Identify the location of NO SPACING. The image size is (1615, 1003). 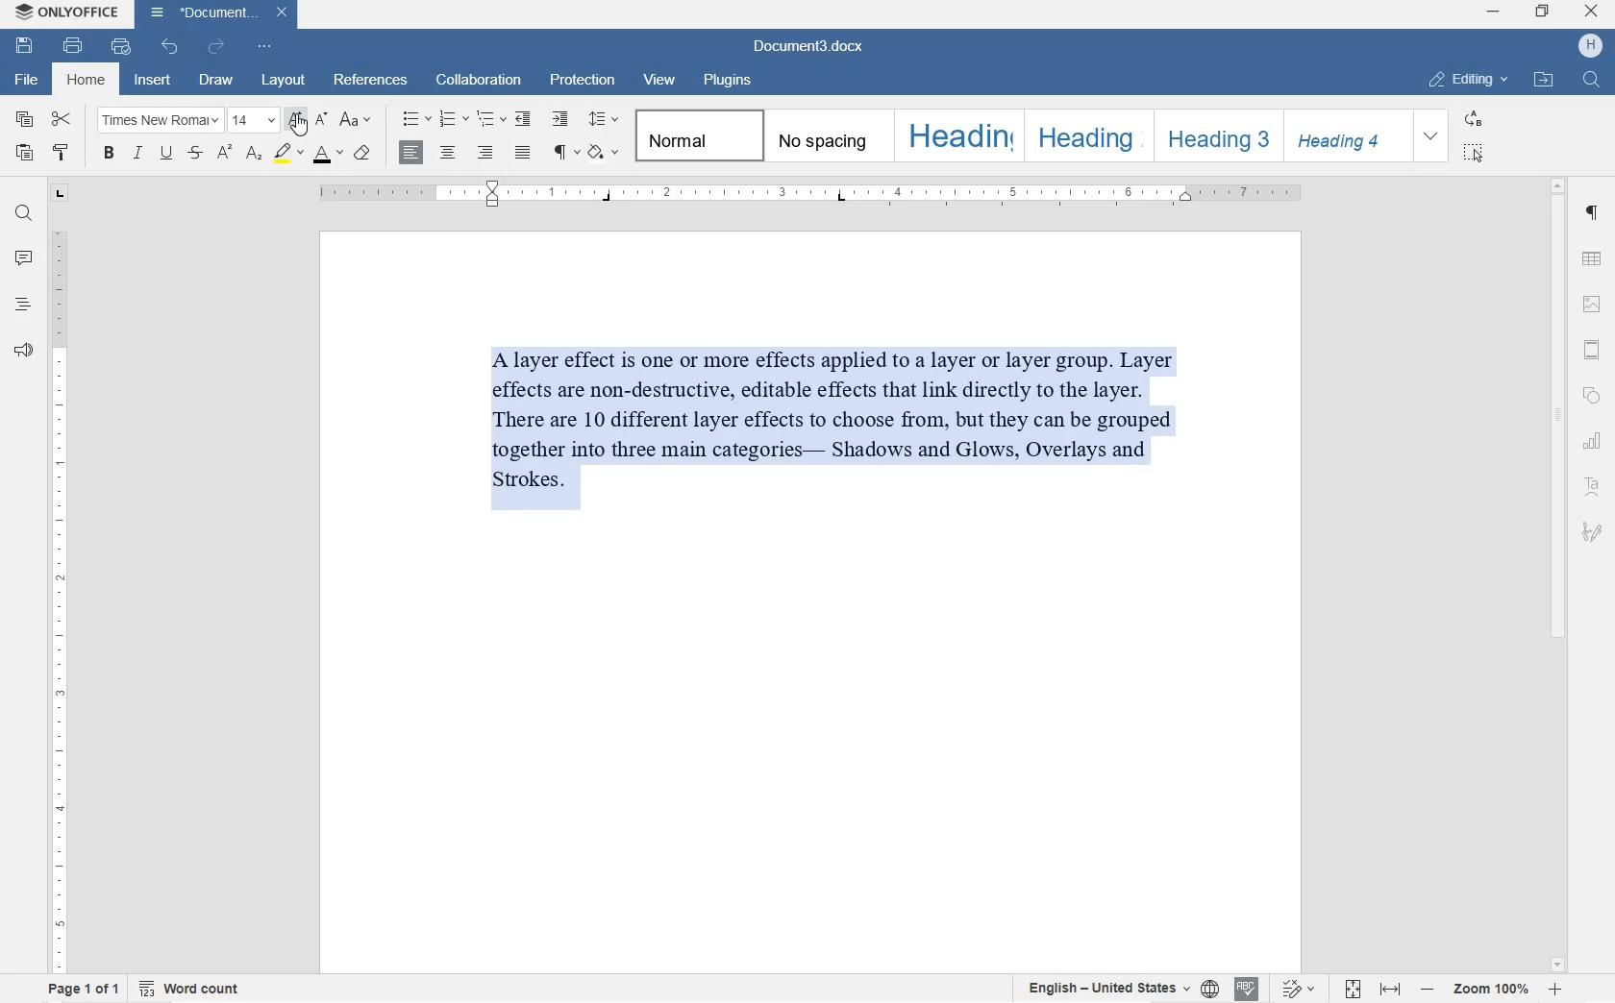
(824, 136).